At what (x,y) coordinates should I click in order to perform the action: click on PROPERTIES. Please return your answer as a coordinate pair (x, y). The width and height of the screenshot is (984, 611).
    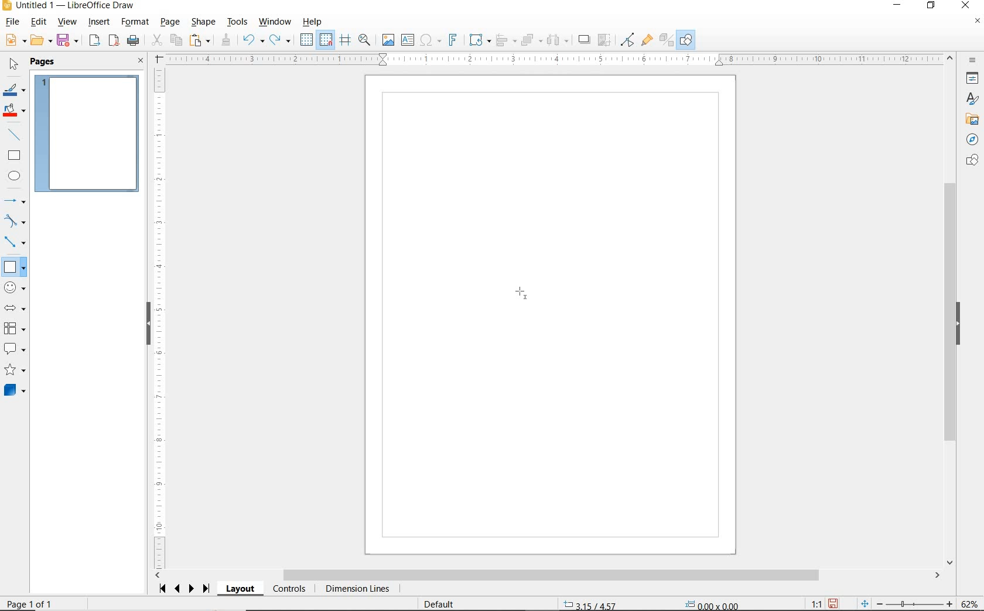
    Looking at the image, I should click on (971, 80).